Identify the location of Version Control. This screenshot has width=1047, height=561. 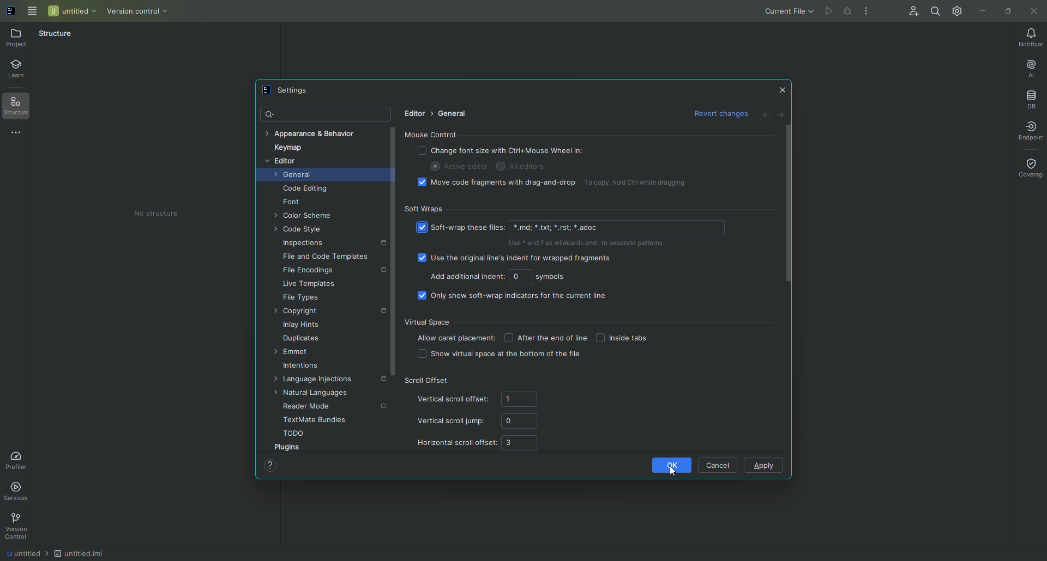
(17, 528).